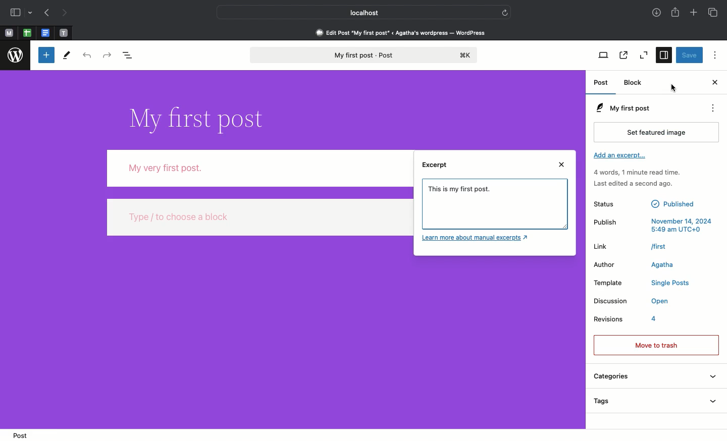 This screenshot has width=727, height=441. Describe the element at coordinates (713, 55) in the screenshot. I see `Options` at that location.